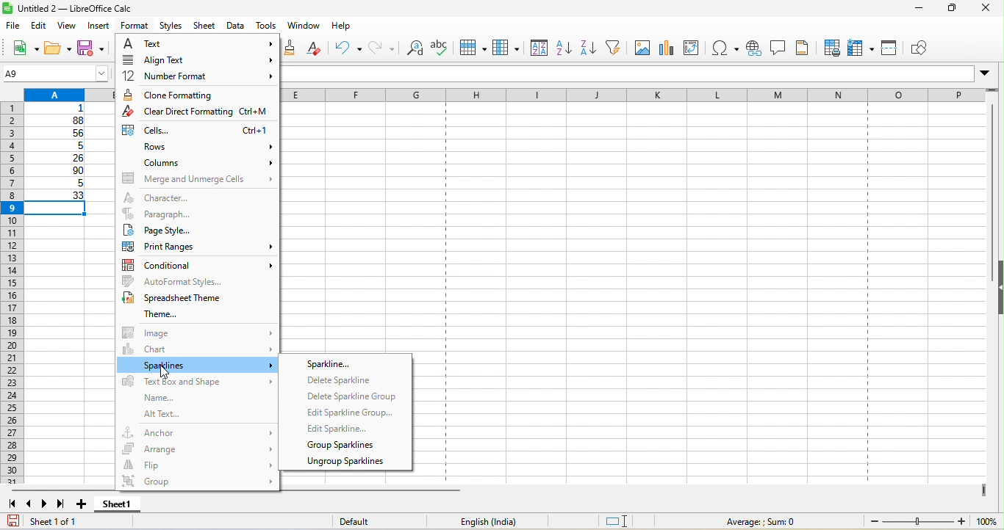 The width and height of the screenshot is (1004, 530). I want to click on flip, so click(198, 464).